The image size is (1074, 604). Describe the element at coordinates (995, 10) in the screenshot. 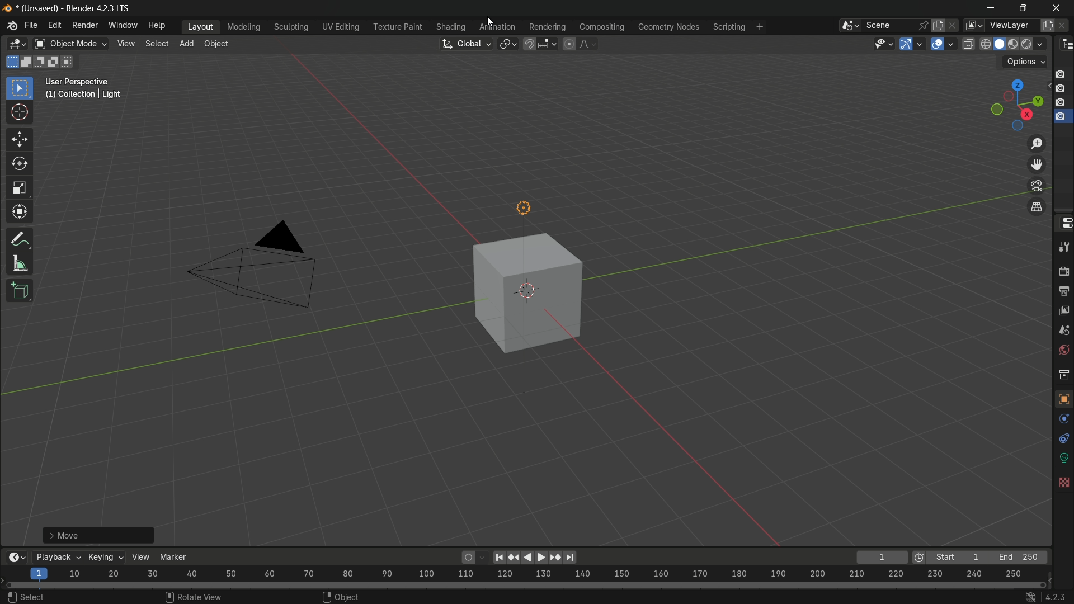

I see `minimize` at that location.